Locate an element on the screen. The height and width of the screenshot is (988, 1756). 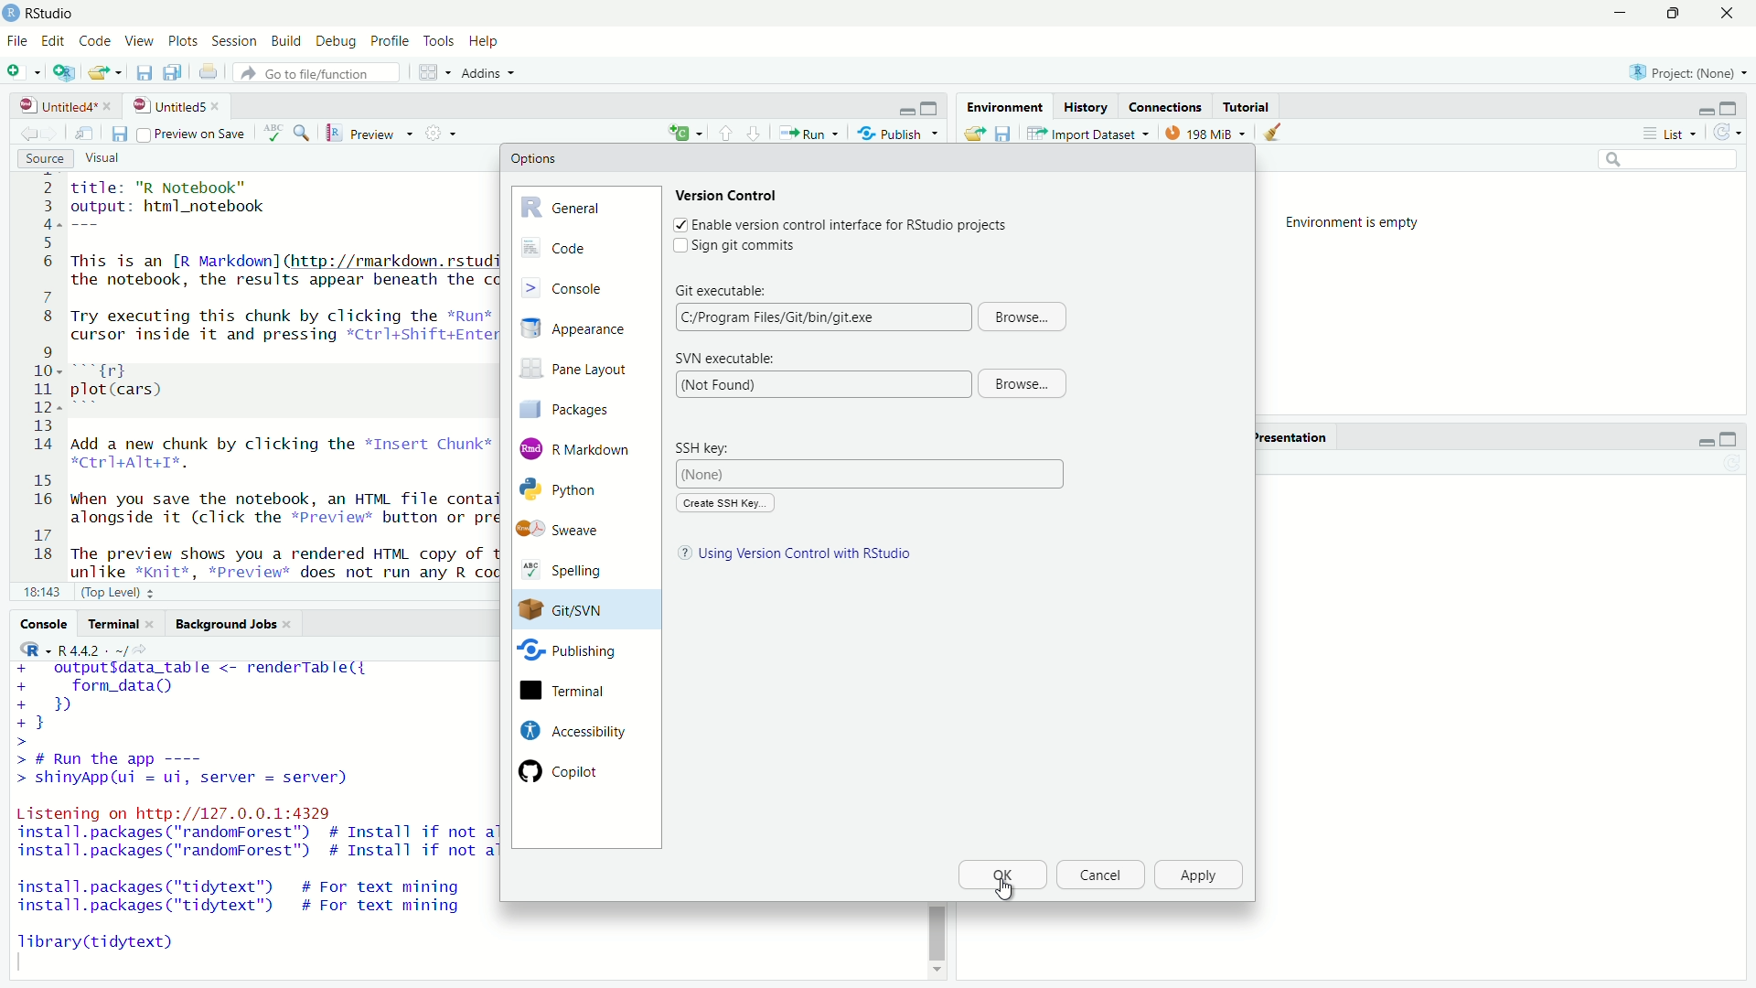
Console is located at coordinates (44, 623).